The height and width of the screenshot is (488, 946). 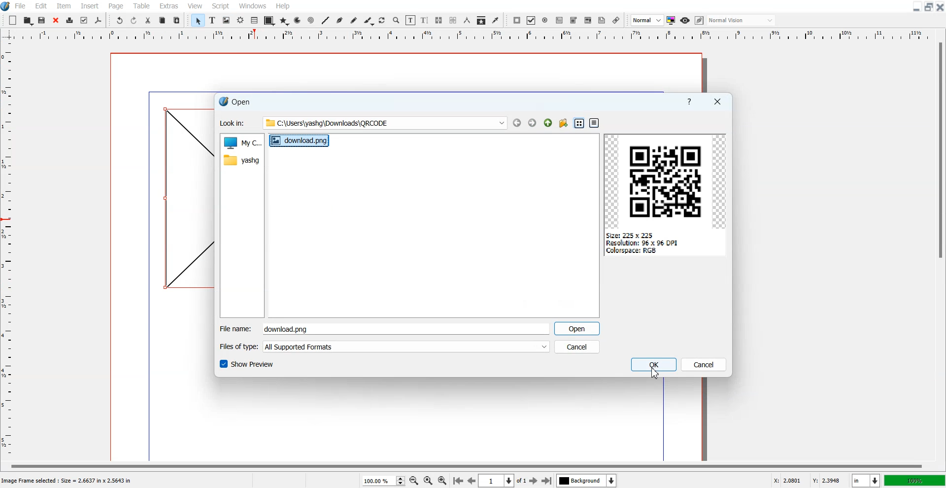 I want to click on Open, so click(x=43, y=20).